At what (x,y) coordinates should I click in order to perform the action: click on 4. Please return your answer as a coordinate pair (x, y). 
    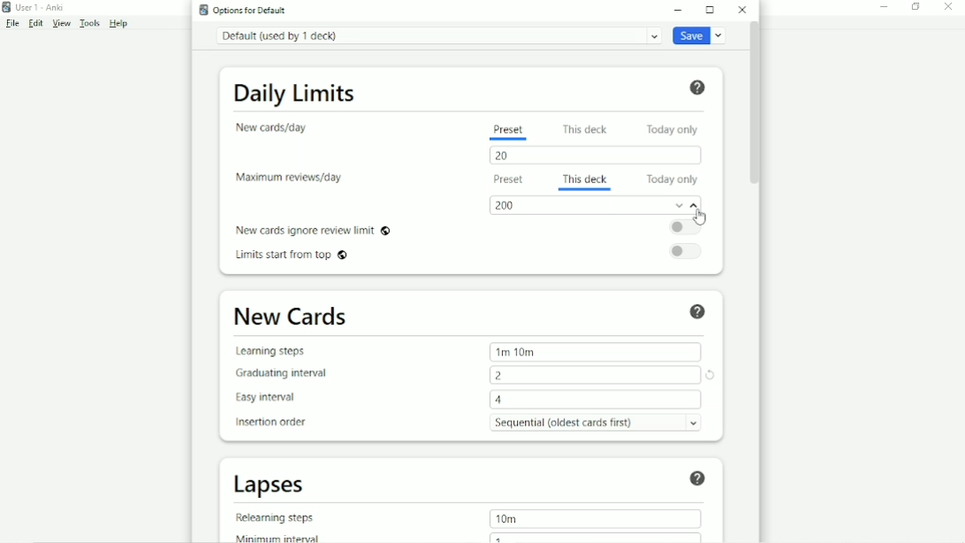
    Looking at the image, I should click on (501, 400).